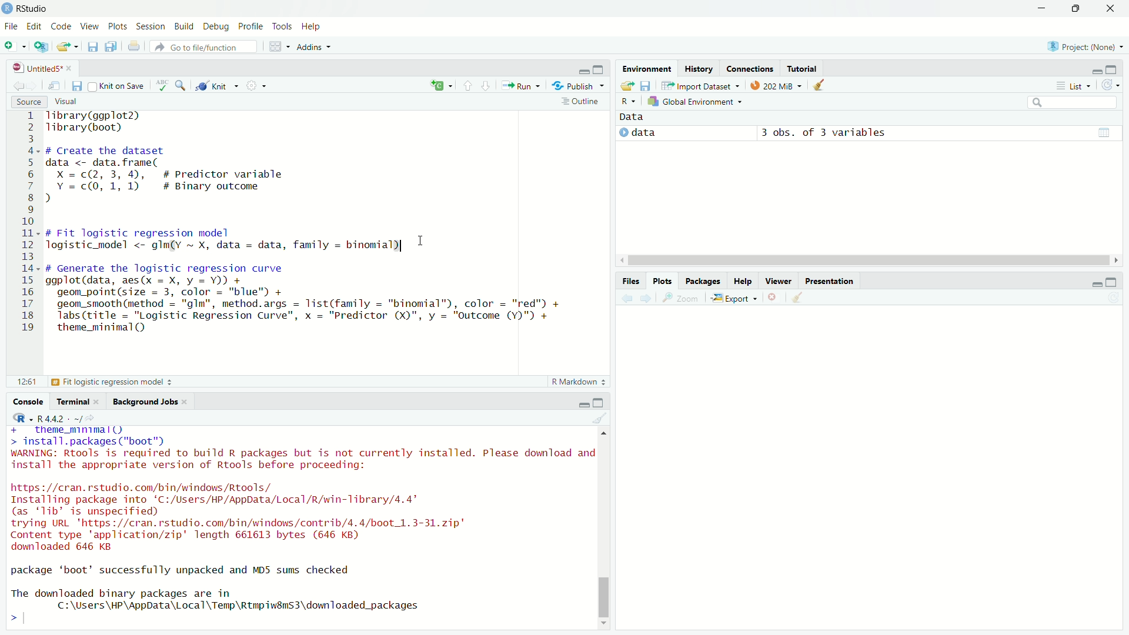 The width and height of the screenshot is (1129, 635). I want to click on close, so click(1110, 9).